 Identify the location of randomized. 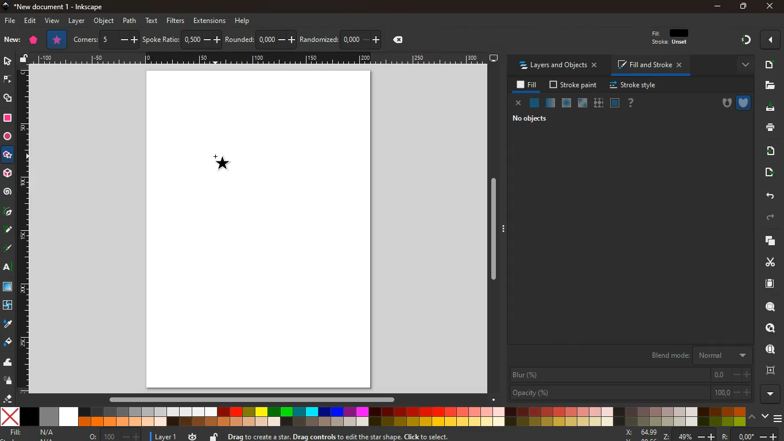
(340, 38).